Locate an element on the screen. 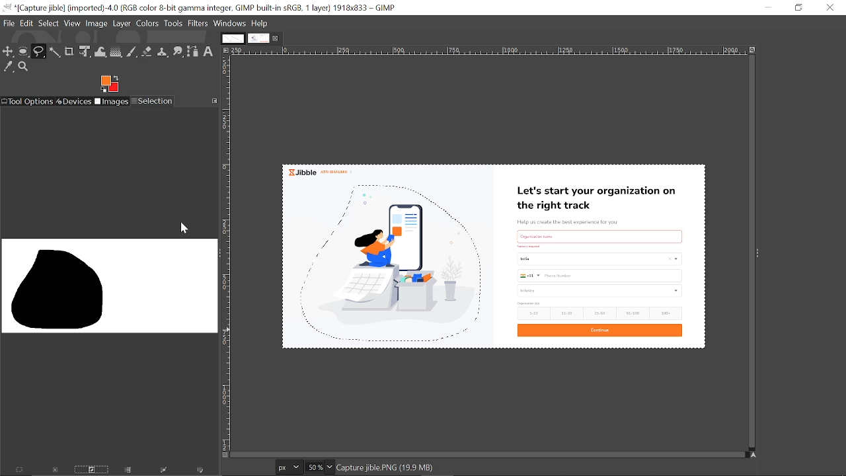 Image resolution: width=846 pixels, height=476 pixels. Crop tool is located at coordinates (69, 52).